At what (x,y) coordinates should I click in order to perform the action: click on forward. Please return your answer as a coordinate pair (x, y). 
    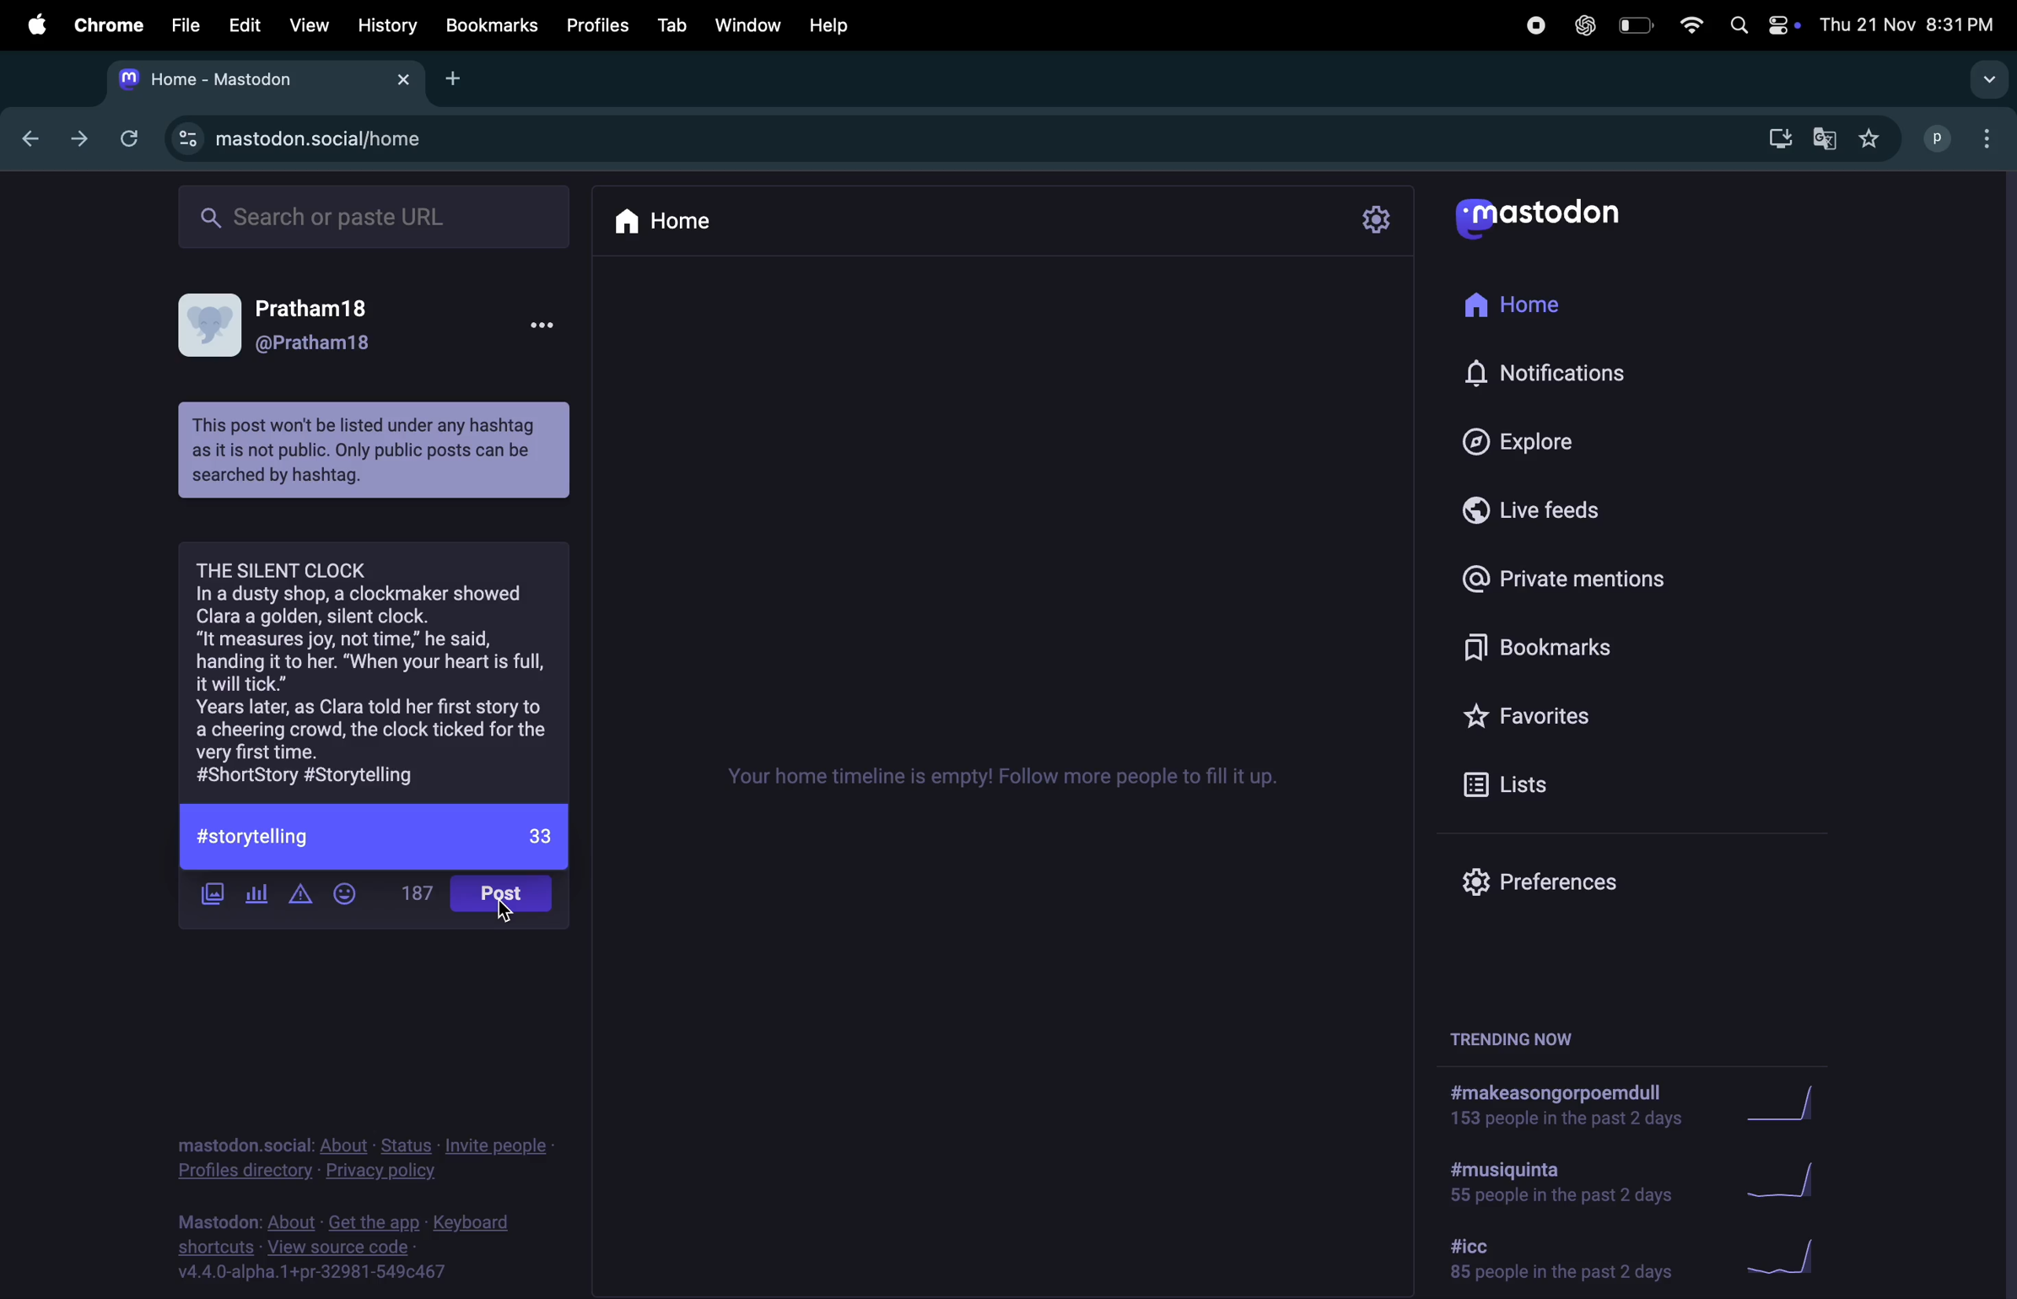
    Looking at the image, I should click on (70, 142).